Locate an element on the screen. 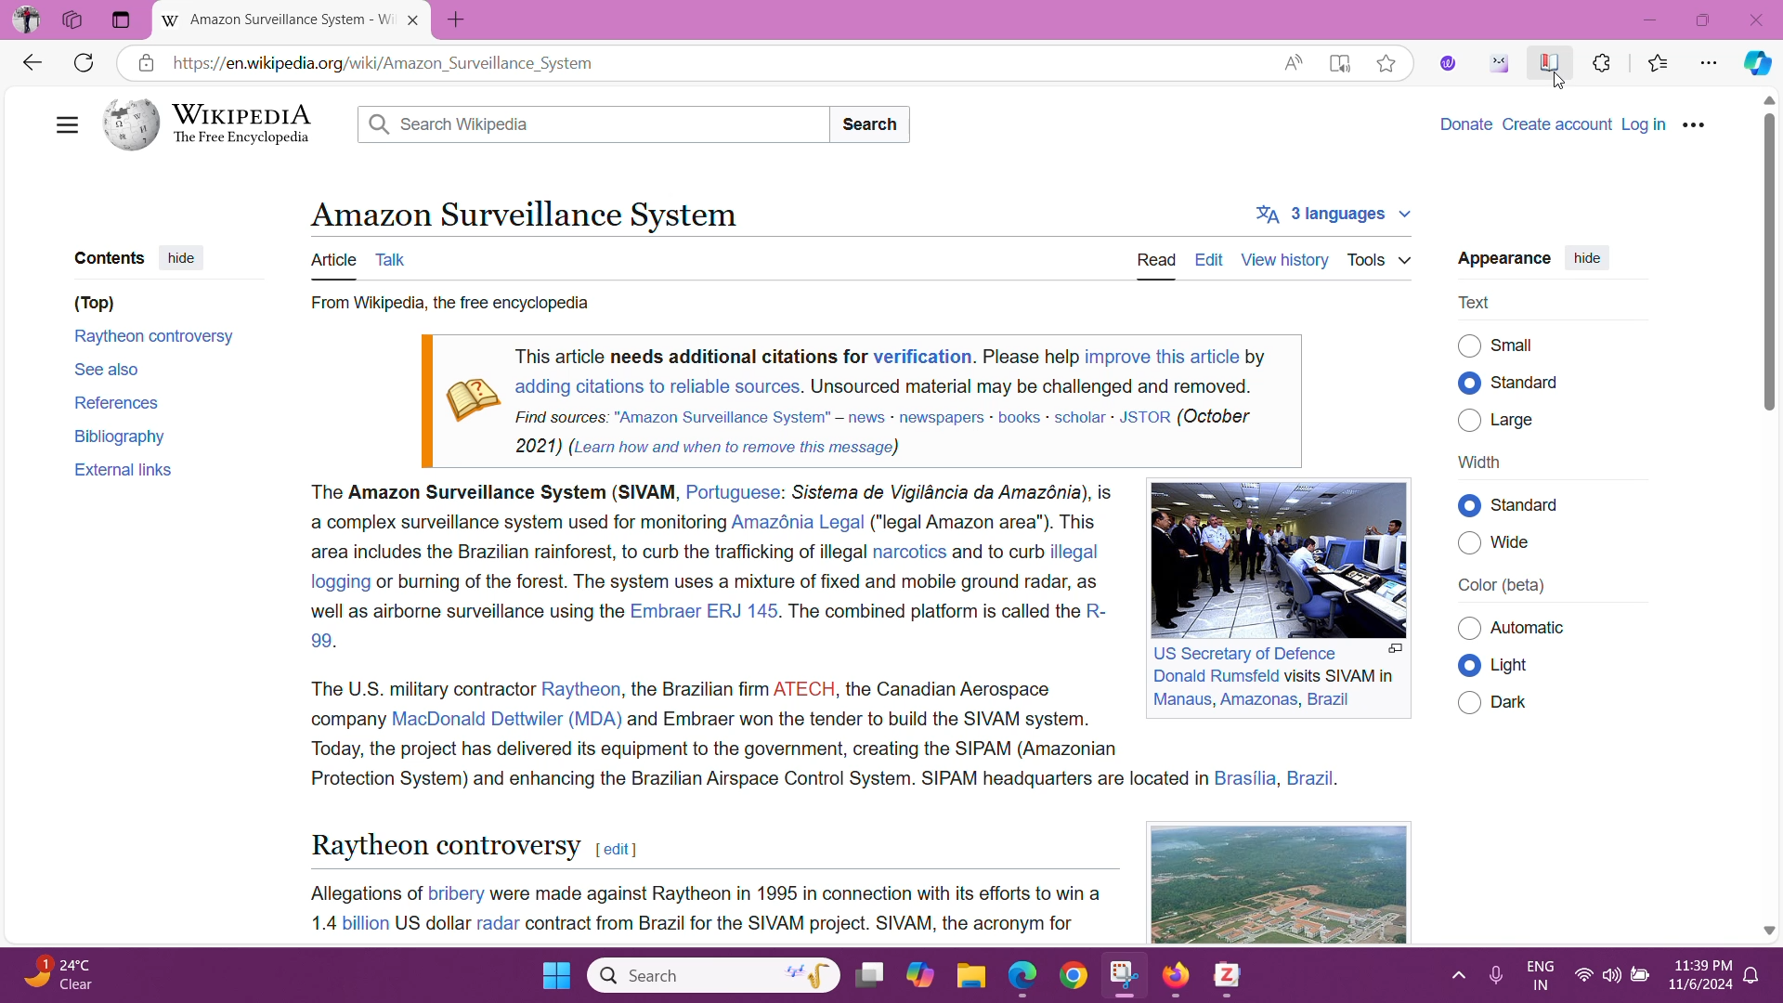 The width and height of the screenshot is (1783, 1003).  is located at coordinates (1546, 504).